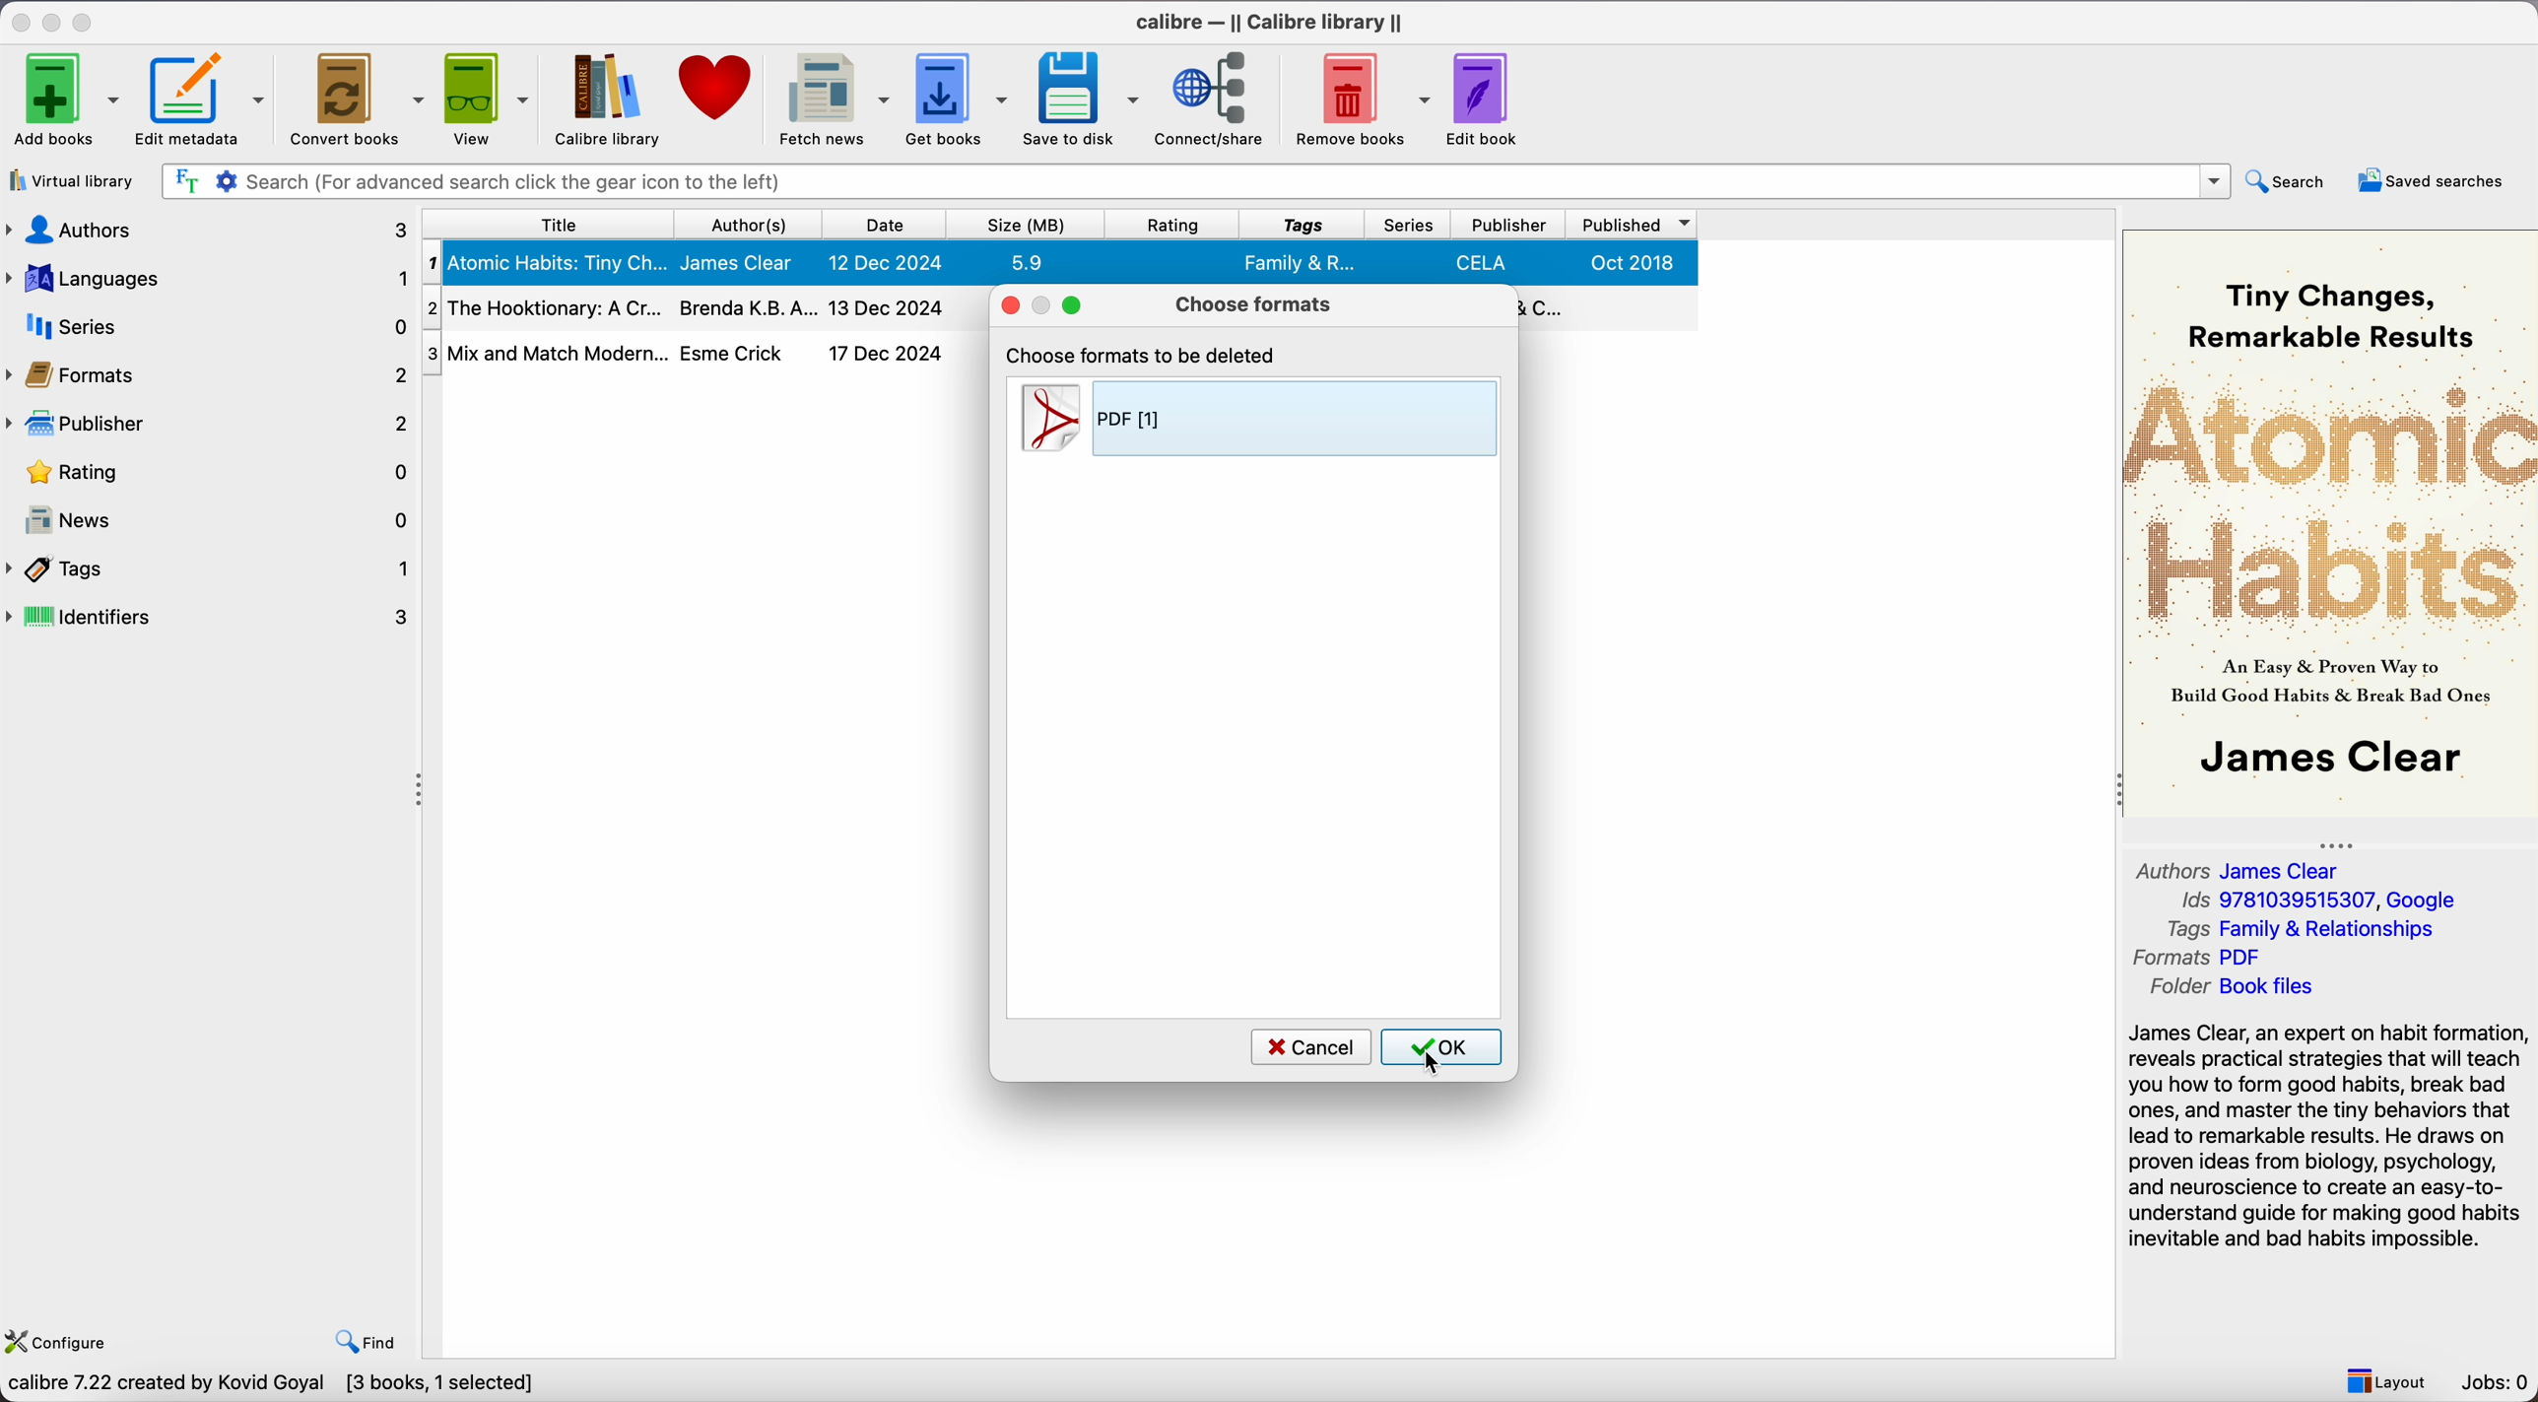 This screenshot has width=2538, height=1402. I want to click on 5.9, so click(1031, 262).